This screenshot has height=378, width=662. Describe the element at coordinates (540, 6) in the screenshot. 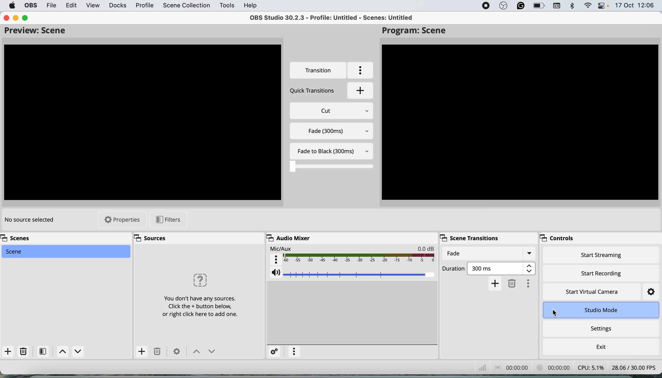

I see `battery` at that location.